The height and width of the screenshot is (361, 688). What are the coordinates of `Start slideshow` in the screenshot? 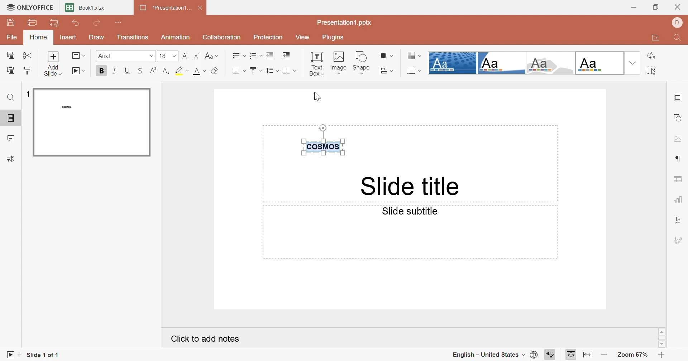 It's located at (77, 72).